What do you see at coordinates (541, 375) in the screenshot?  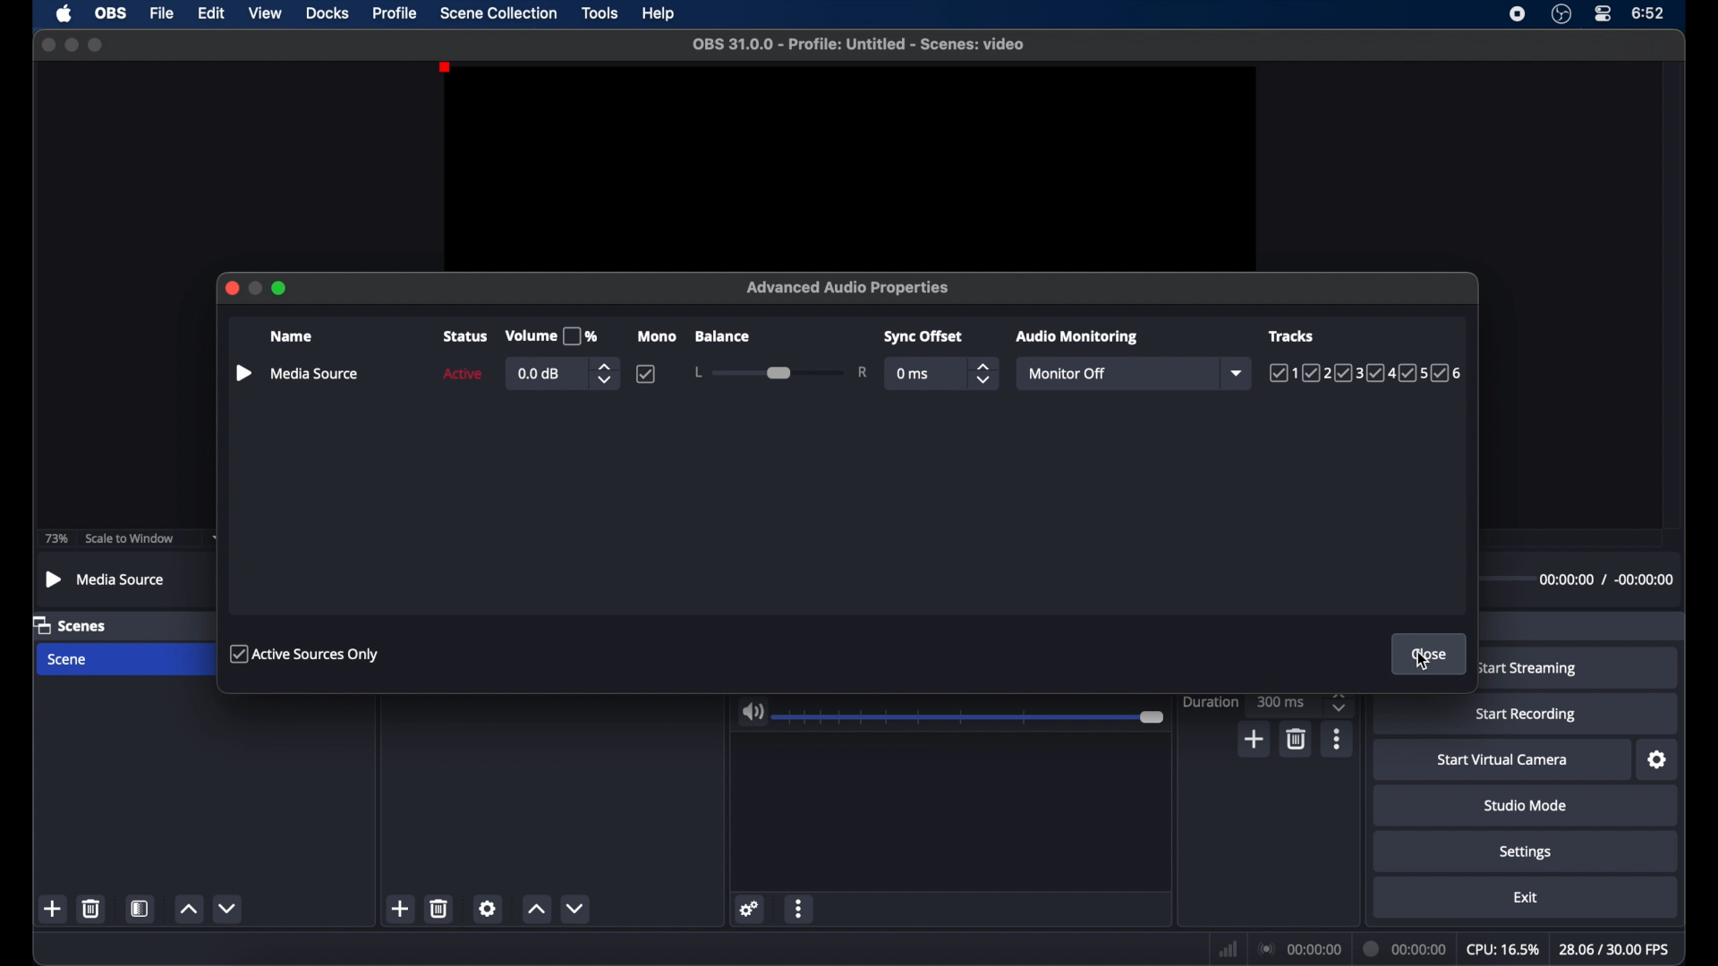 I see `0.0 db` at bounding box center [541, 375].